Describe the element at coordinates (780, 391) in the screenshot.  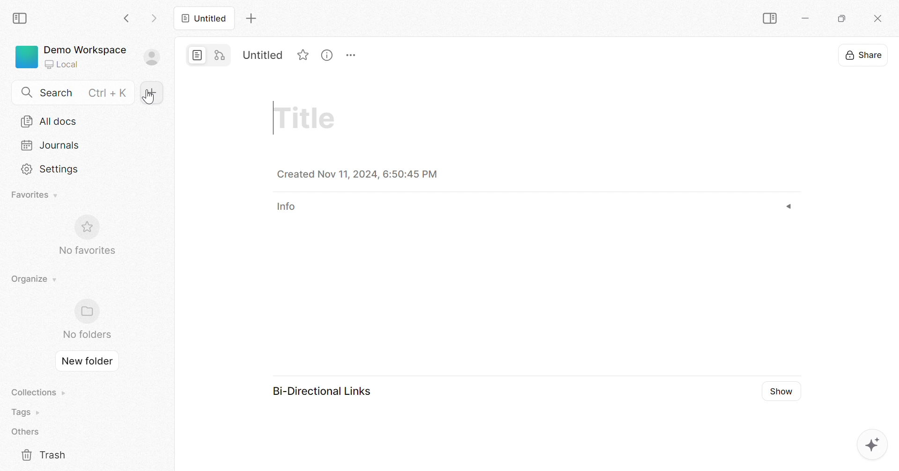
I see `Show` at that location.